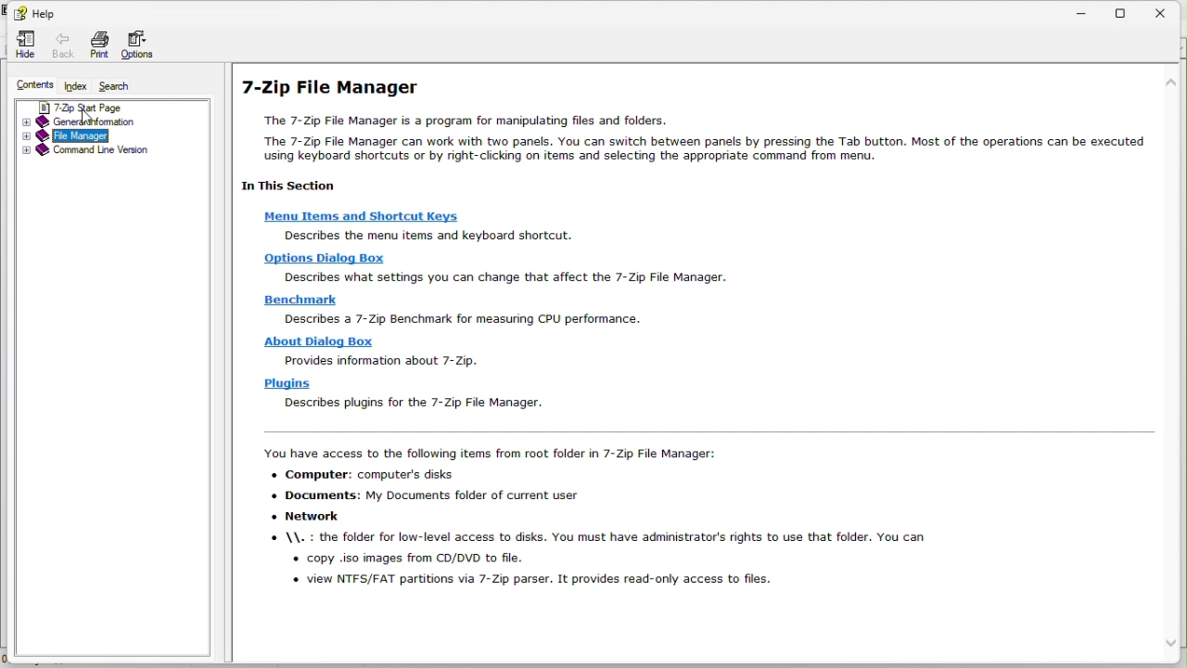  Describe the element at coordinates (107, 136) in the screenshot. I see `File manager` at that location.